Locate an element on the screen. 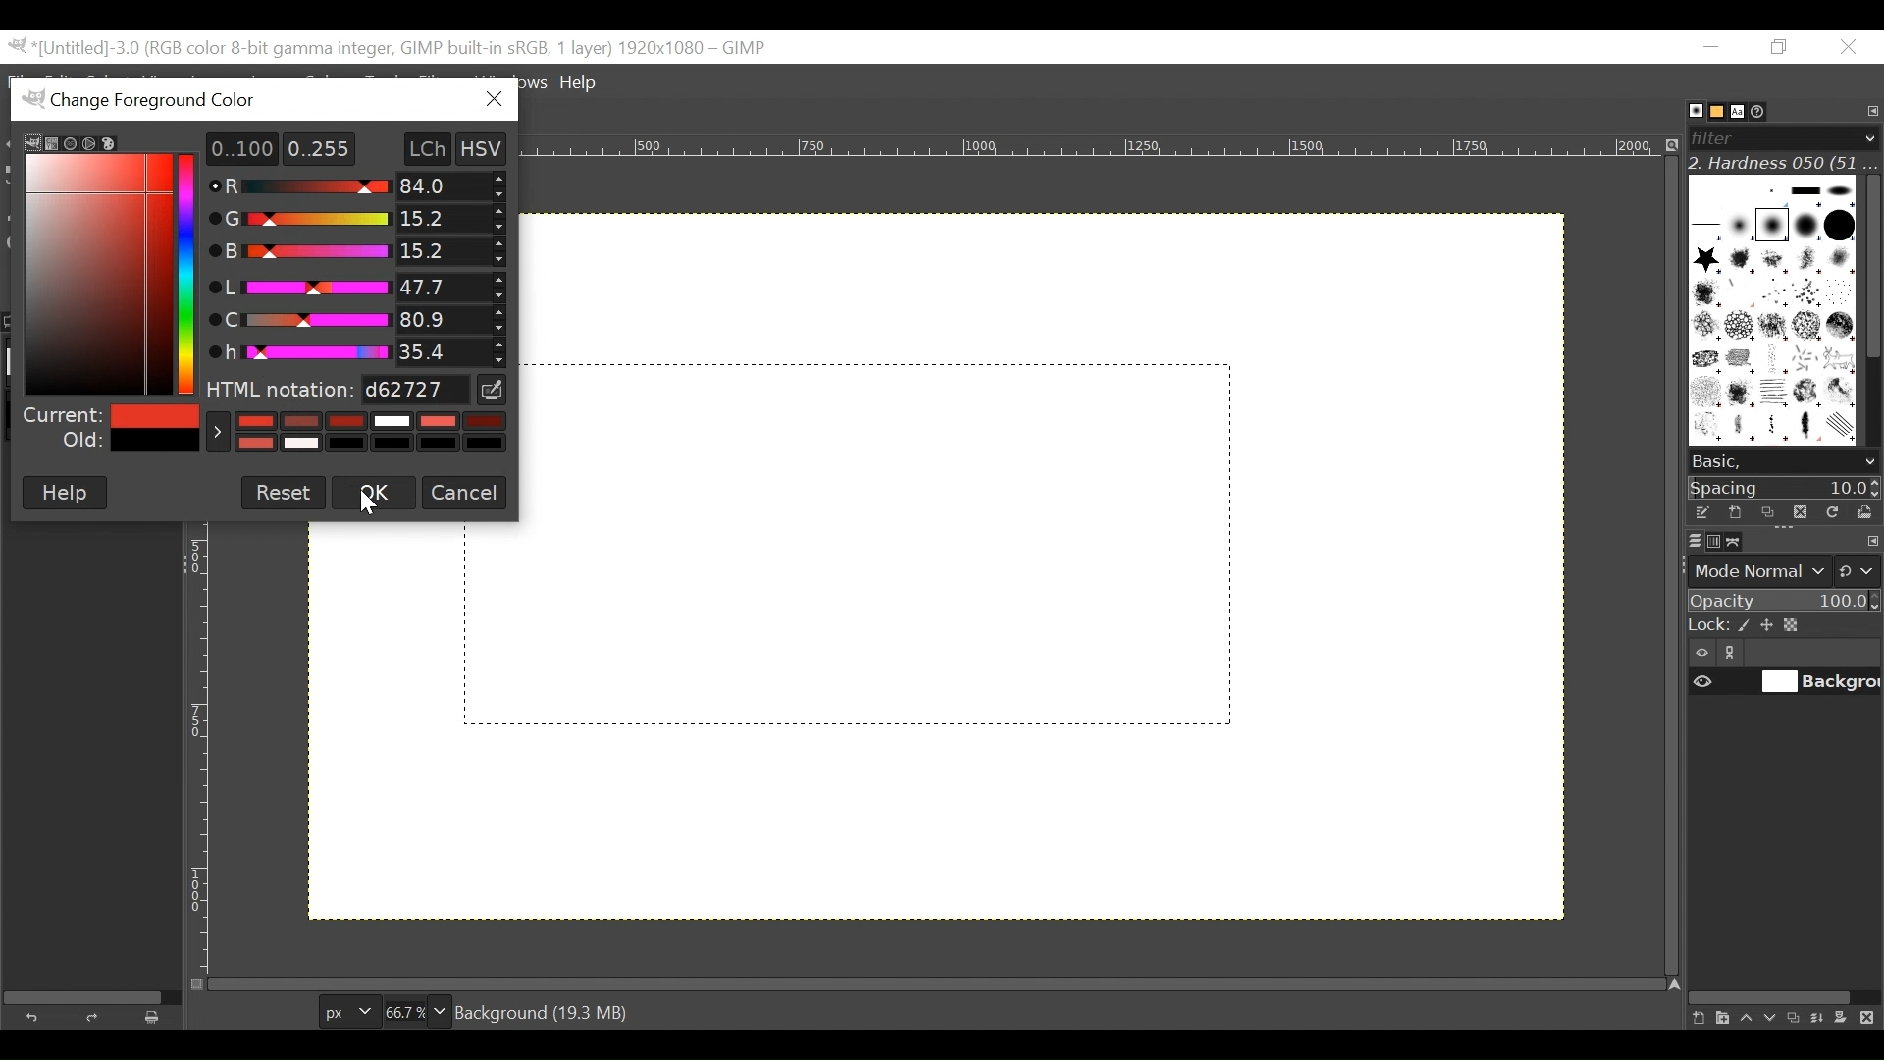 The width and height of the screenshot is (1884, 1060). Configure tab is located at coordinates (1870, 112).